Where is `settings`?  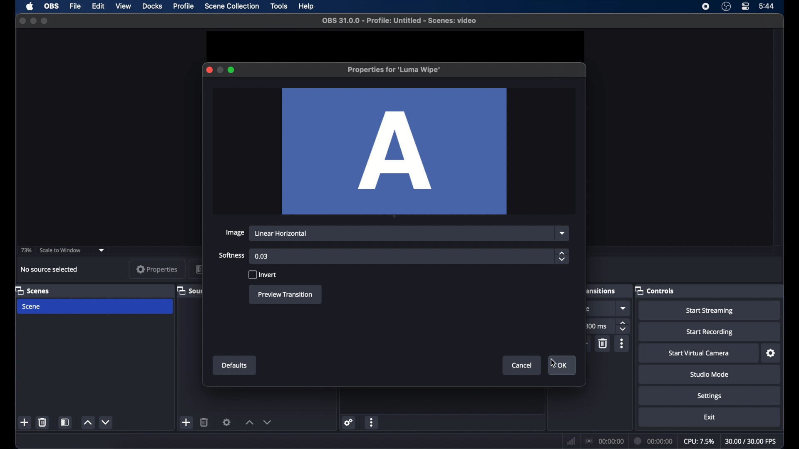 settings is located at coordinates (771, 353).